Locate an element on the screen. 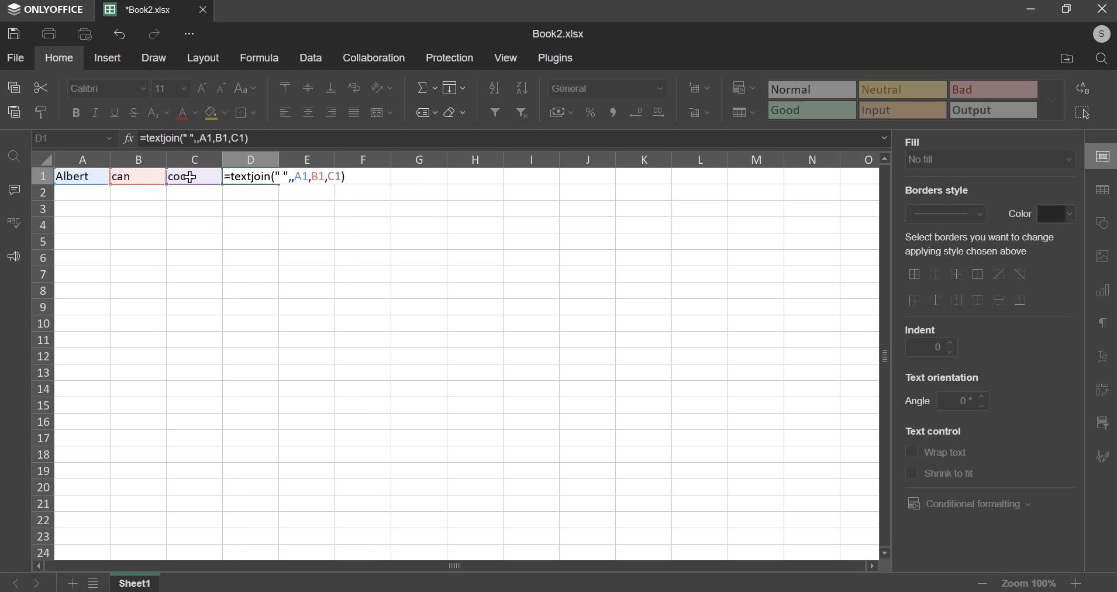  formula is located at coordinates (126, 139).